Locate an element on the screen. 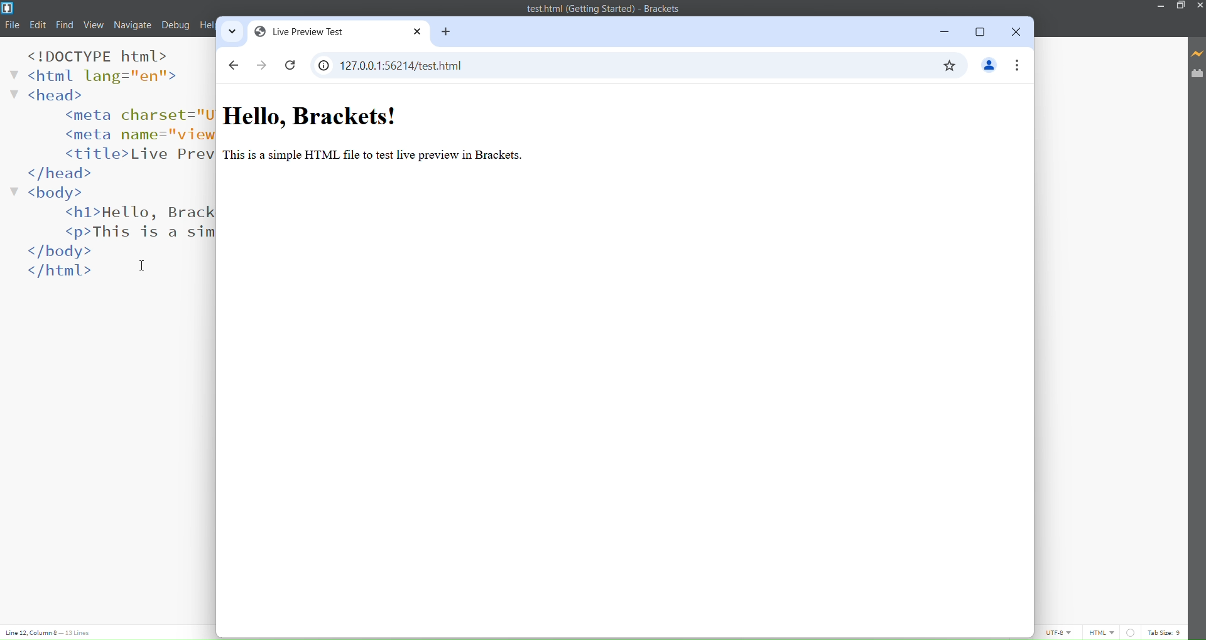 Image resolution: width=1206 pixels, height=640 pixels. View Site Information is located at coordinates (323, 67).